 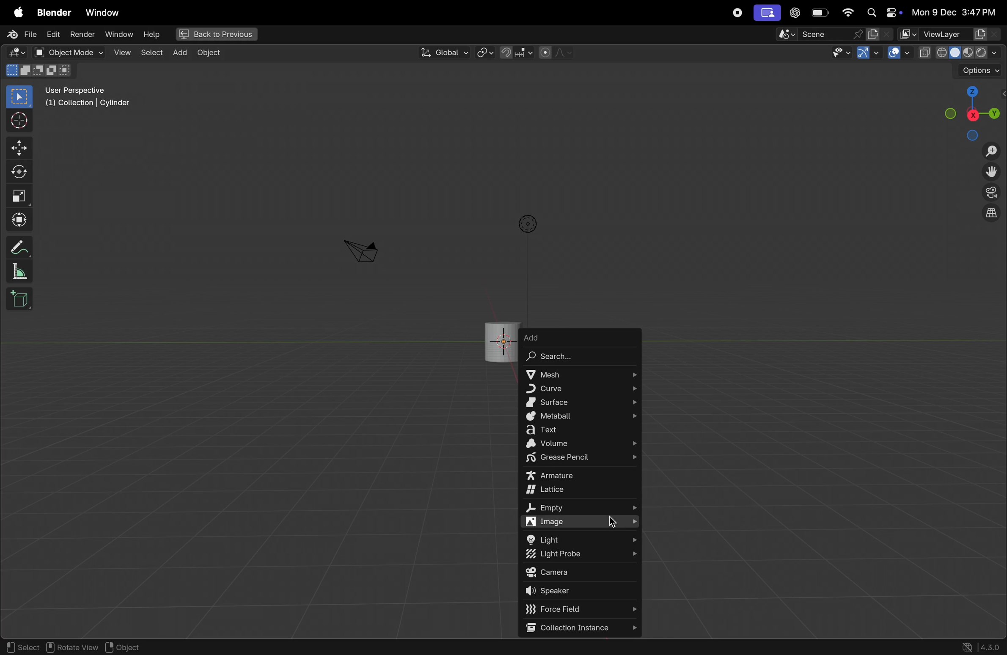 I want to click on 3d cube, so click(x=20, y=299).